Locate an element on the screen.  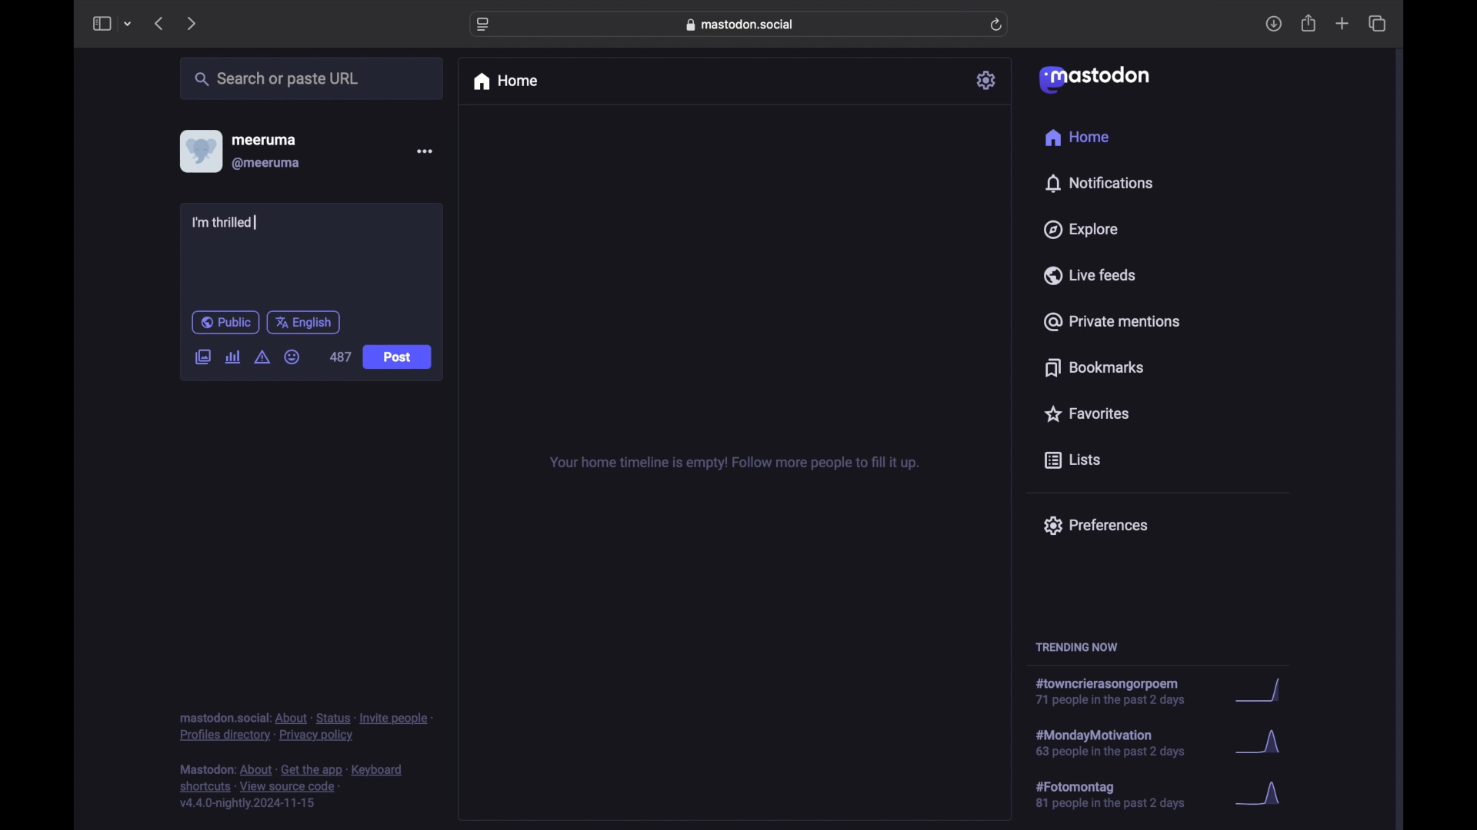
public is located at coordinates (225, 322).